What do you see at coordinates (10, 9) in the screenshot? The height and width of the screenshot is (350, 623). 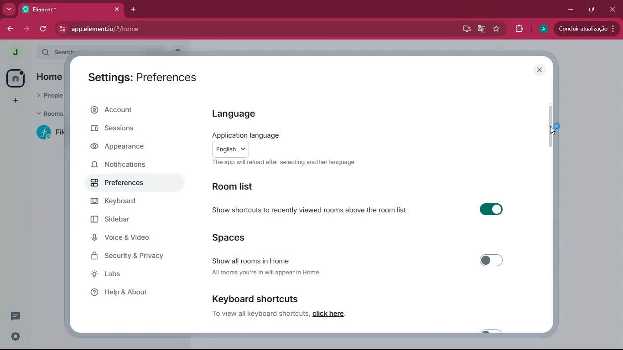 I see `more` at bounding box center [10, 9].